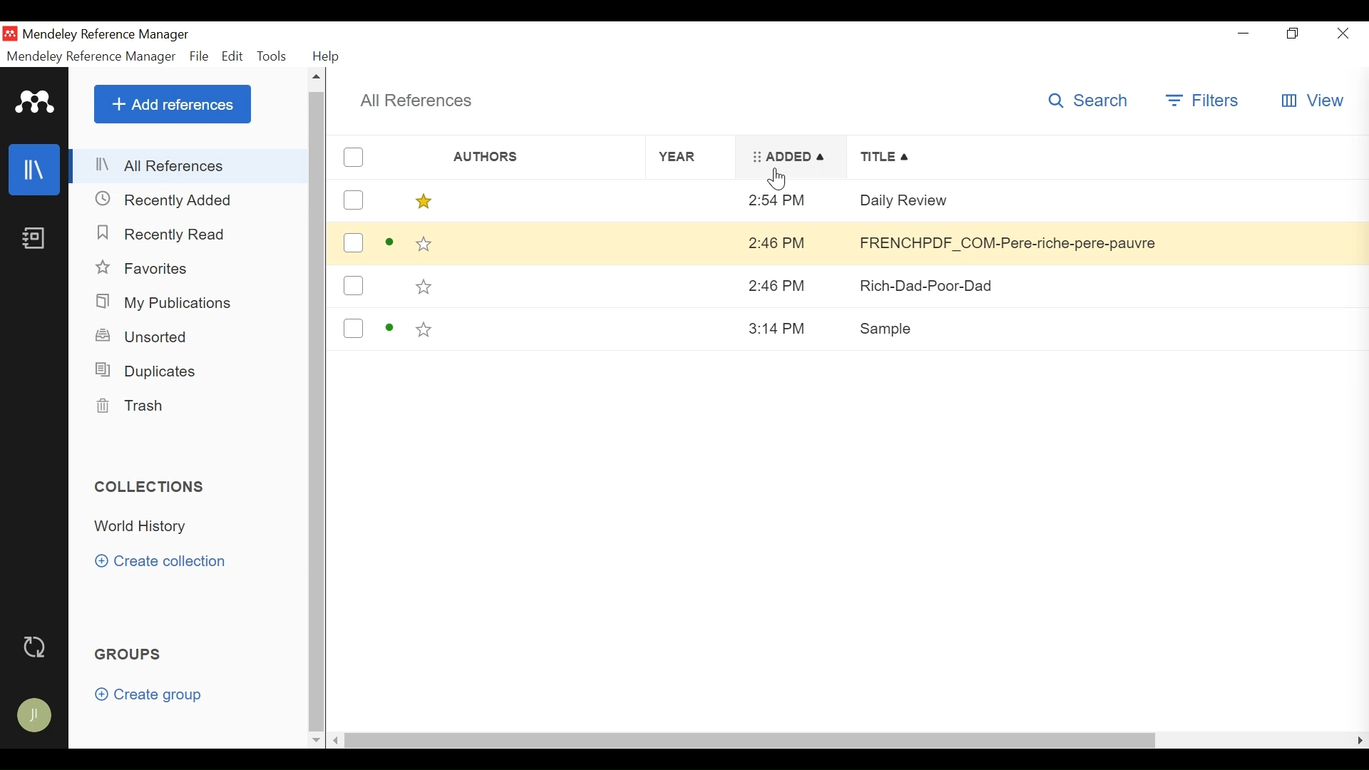 Image resolution: width=1369 pixels, height=770 pixels. What do you see at coordinates (424, 285) in the screenshot?
I see `Toggle Favorites` at bounding box center [424, 285].